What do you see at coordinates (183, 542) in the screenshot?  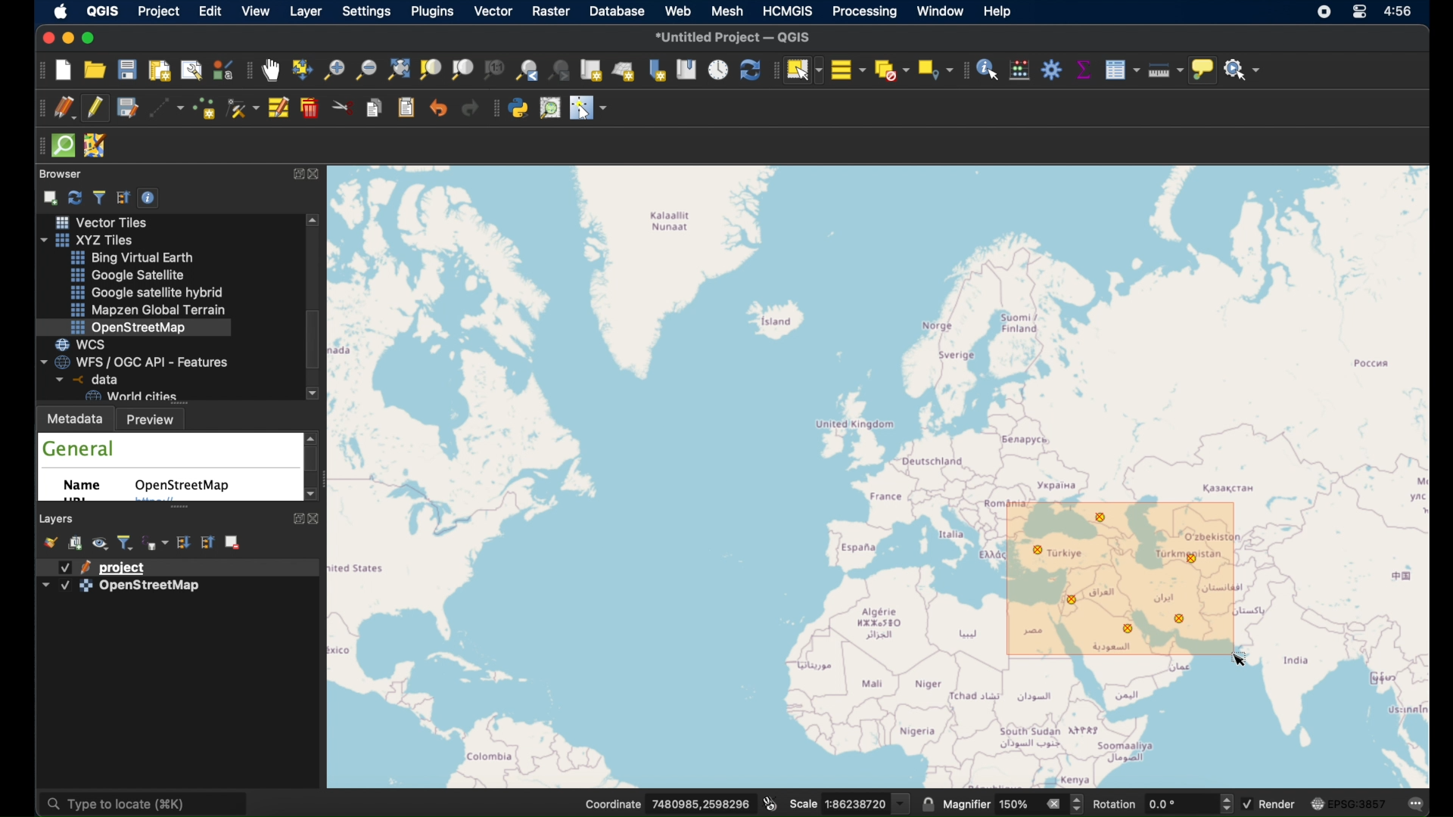 I see `expand all` at bounding box center [183, 542].